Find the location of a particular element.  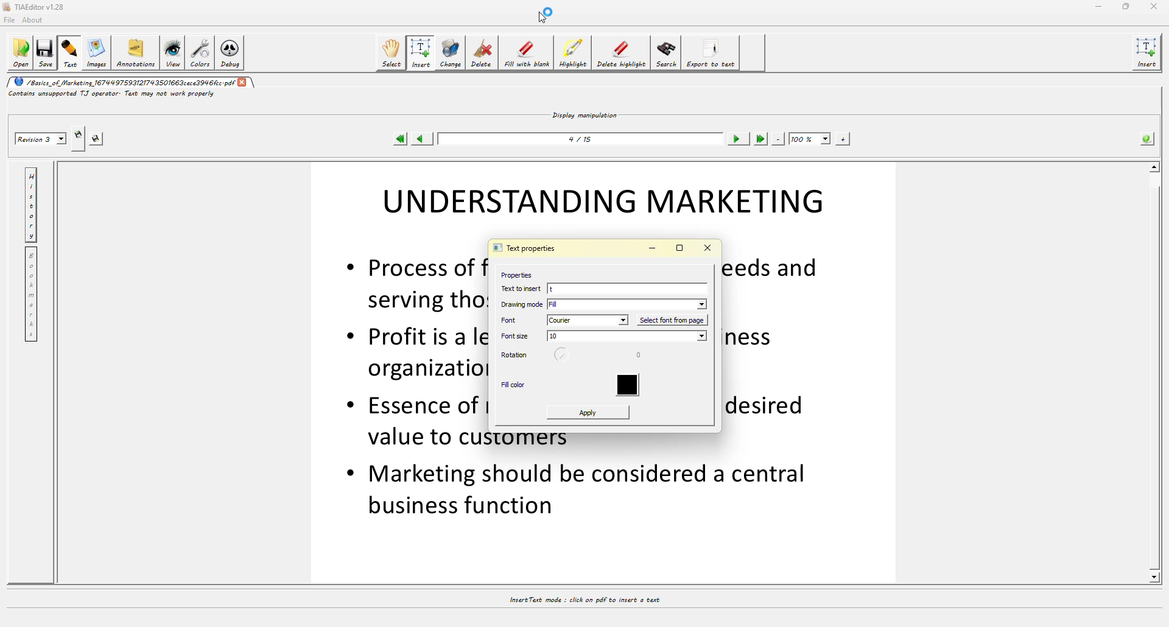

scroll up is located at coordinates (1154, 165).